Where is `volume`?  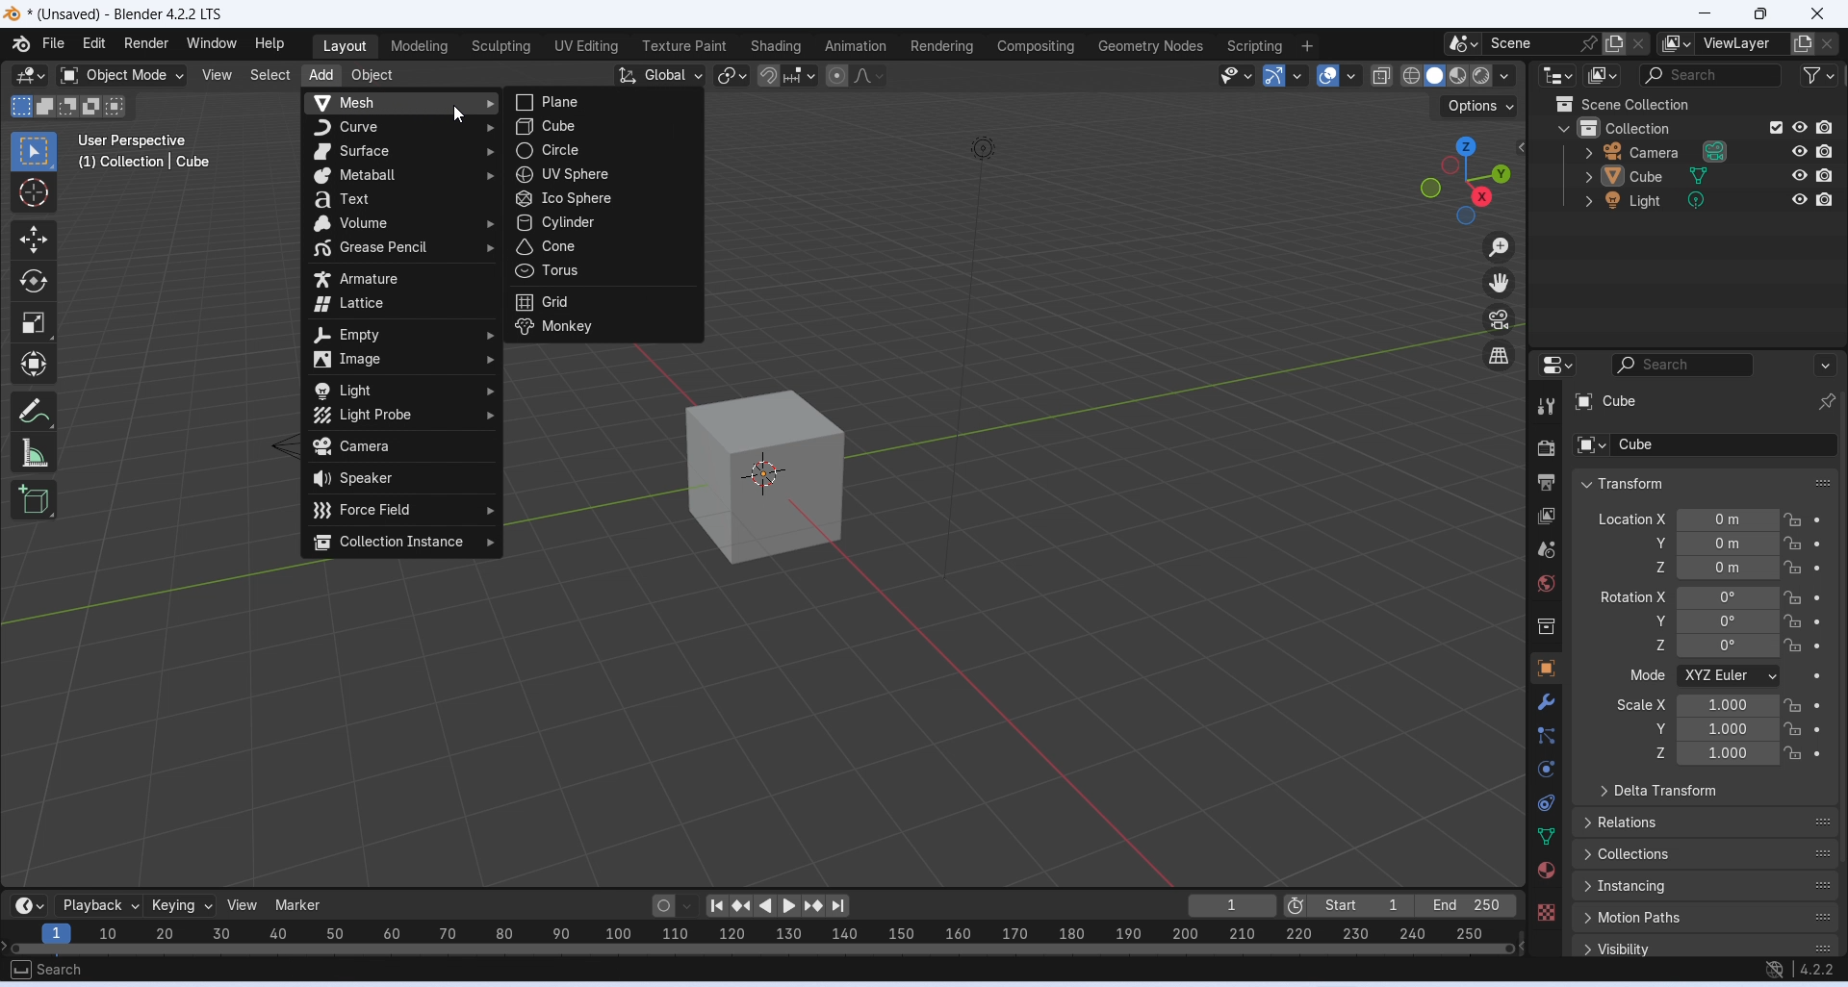
volume is located at coordinates (400, 224).